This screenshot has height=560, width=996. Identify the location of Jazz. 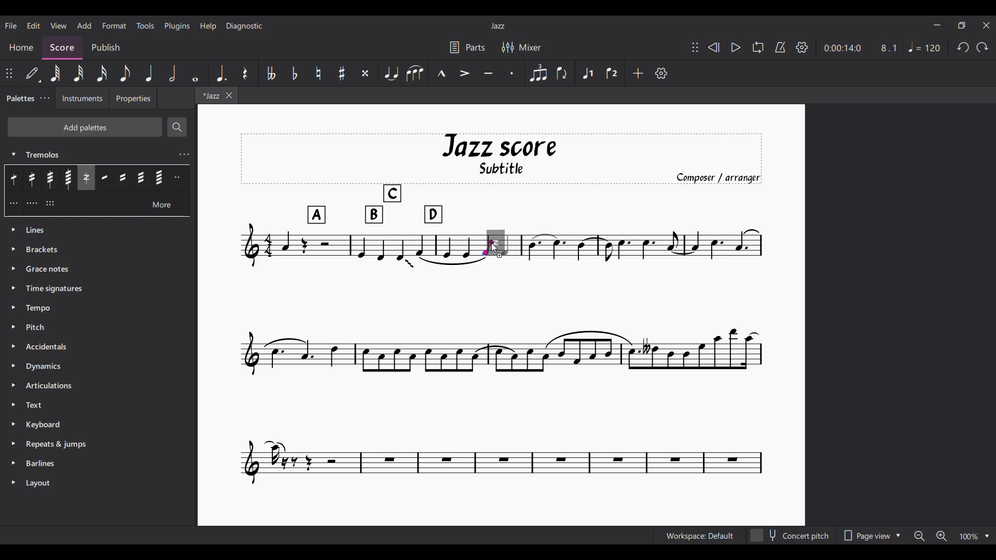
(498, 25).